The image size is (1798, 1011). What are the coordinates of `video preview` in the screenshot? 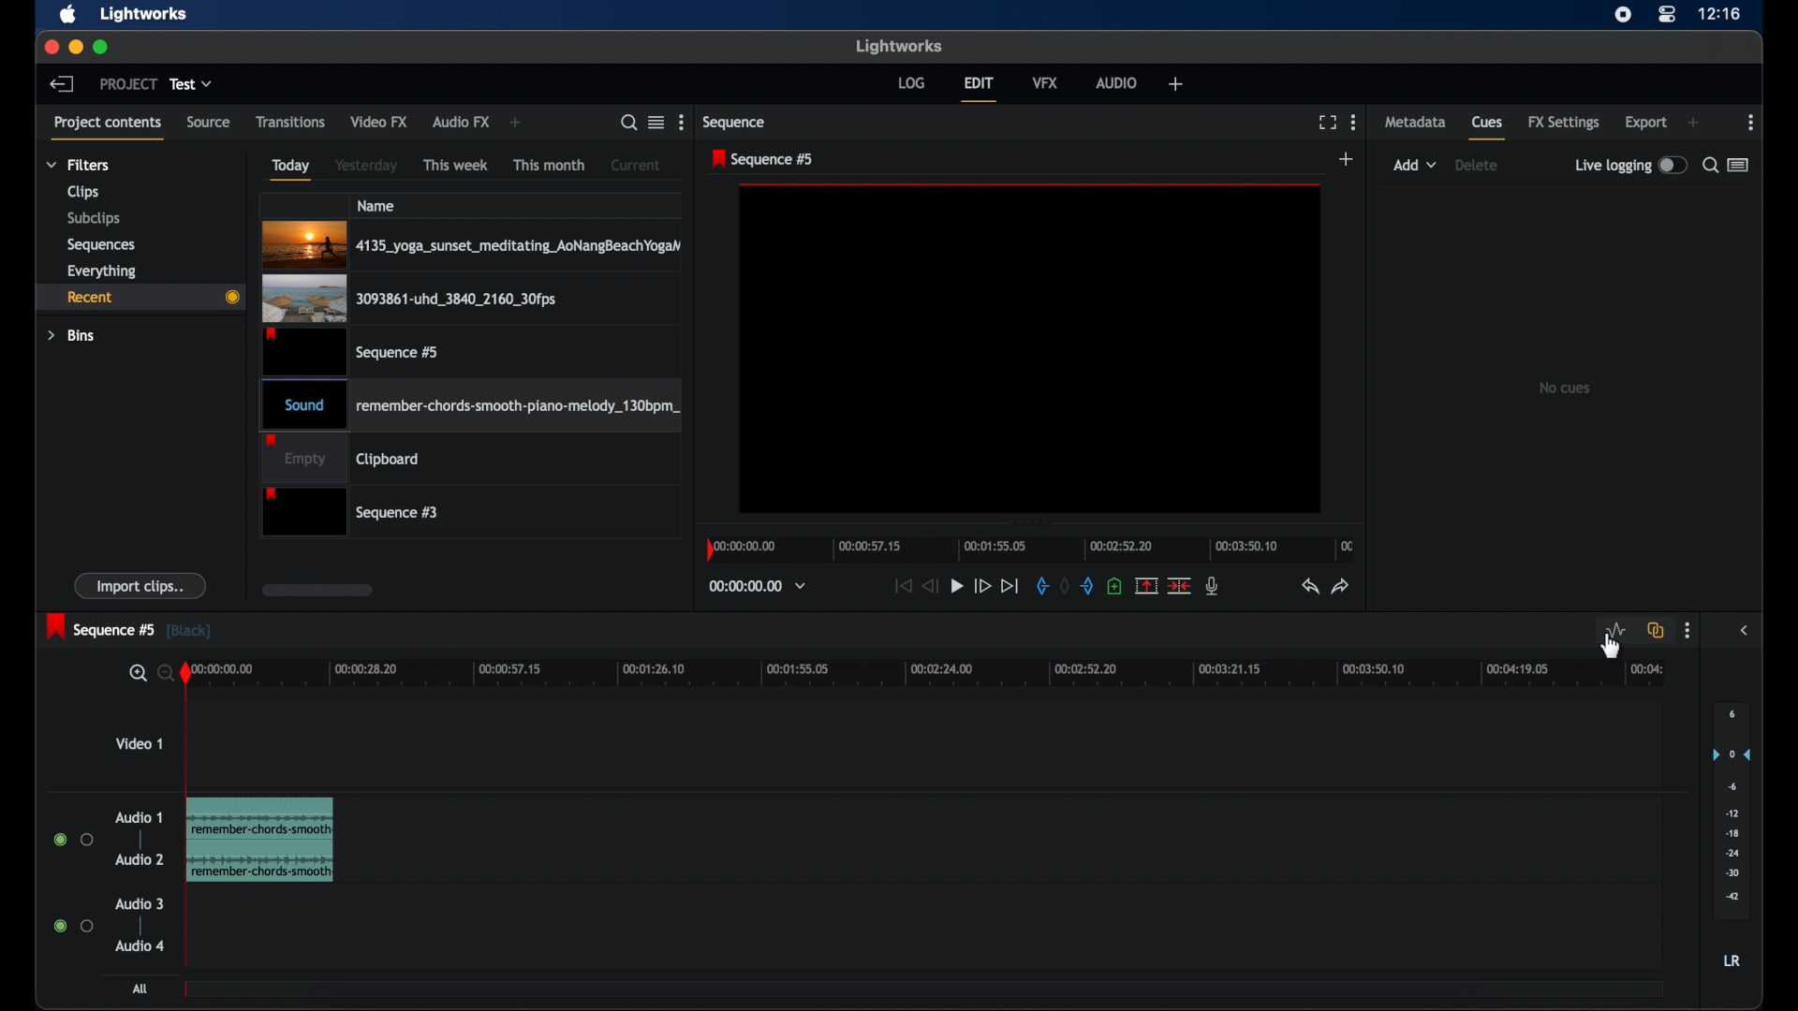 It's located at (1030, 349).